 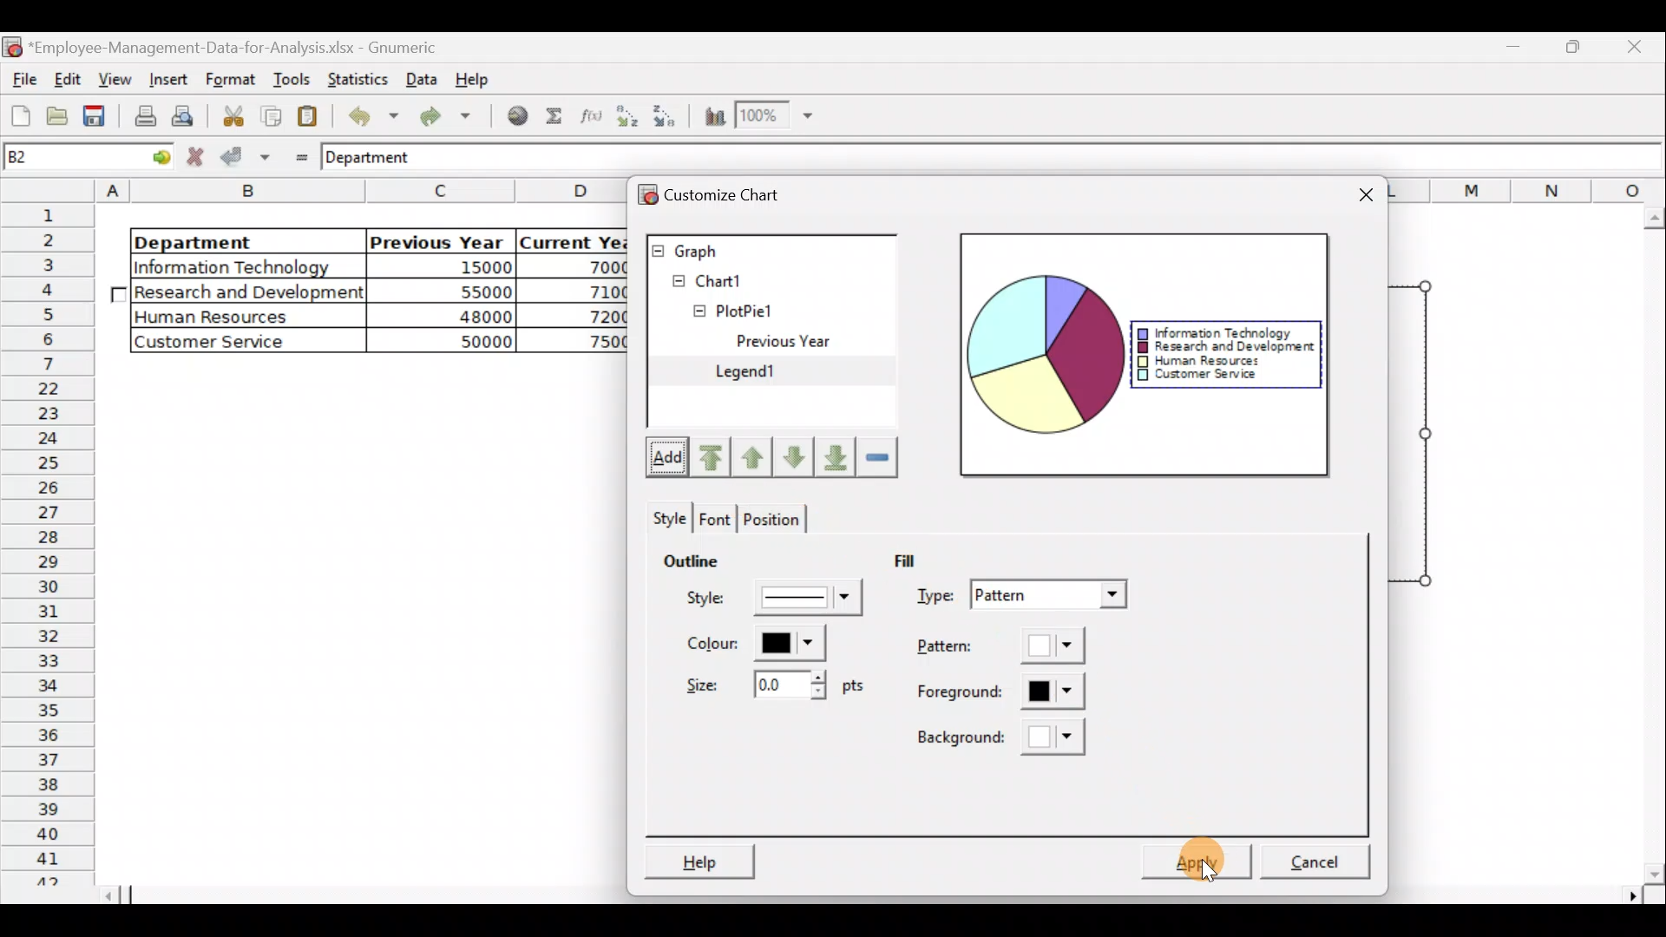 I want to click on Point to previous year, so click(x=759, y=545).